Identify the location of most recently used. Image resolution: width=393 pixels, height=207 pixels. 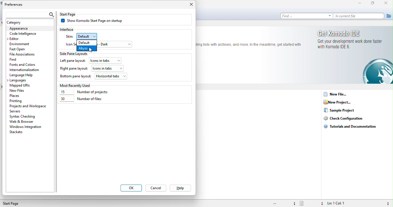
(77, 85).